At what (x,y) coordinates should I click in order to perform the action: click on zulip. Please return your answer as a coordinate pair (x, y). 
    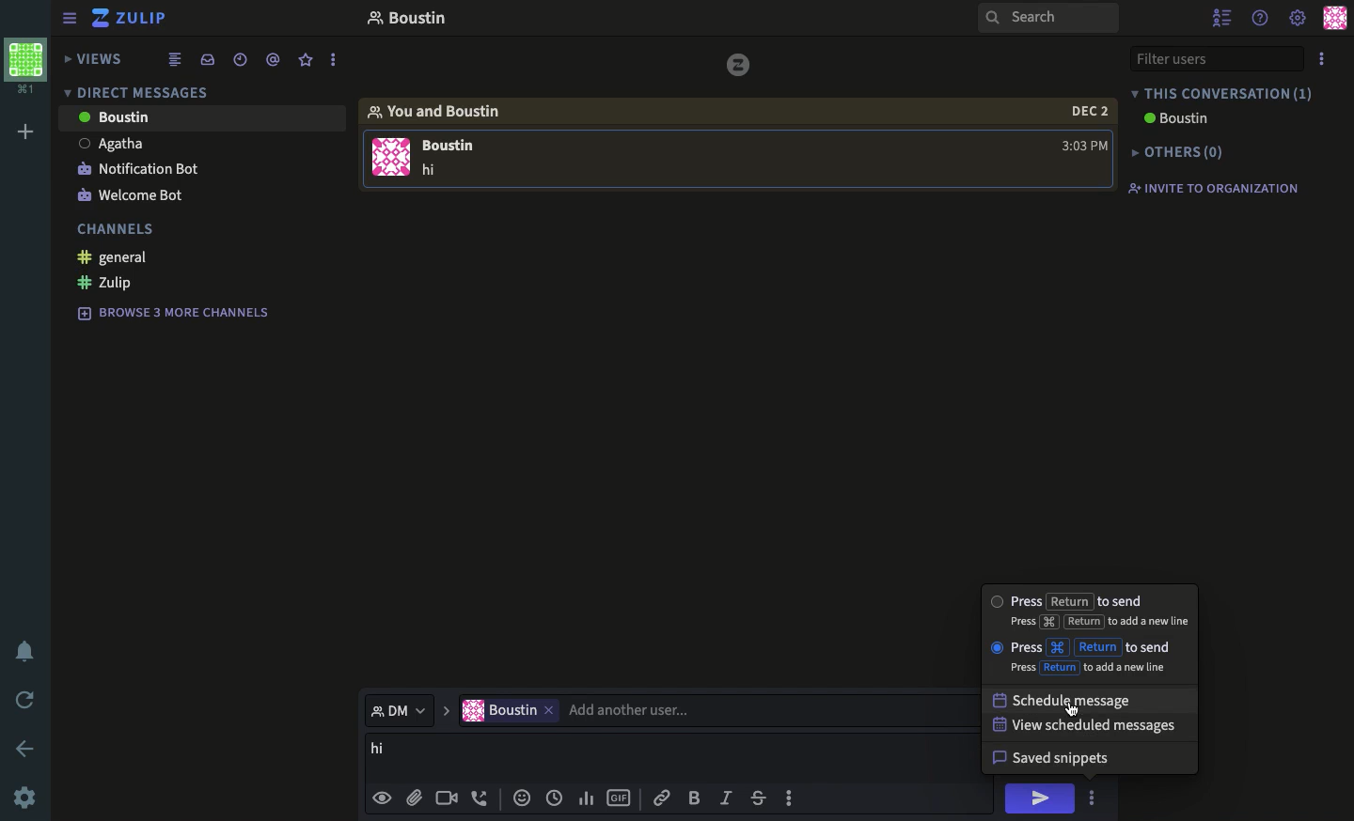
    Looking at the image, I should click on (110, 282).